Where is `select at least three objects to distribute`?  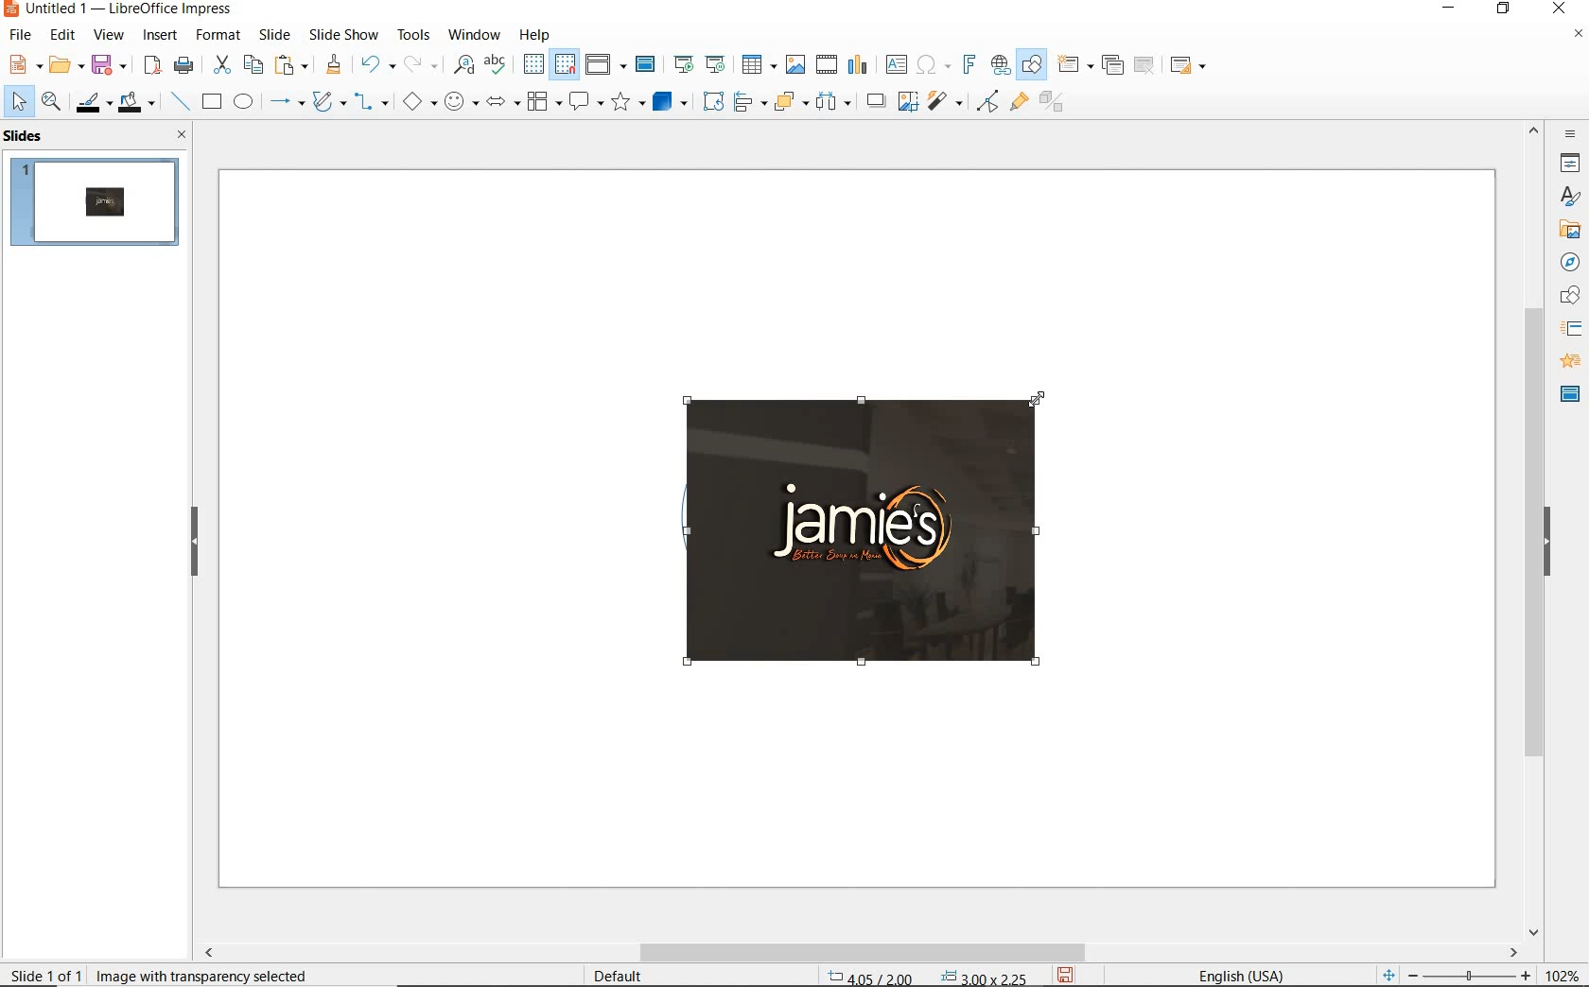
select at least three objects to distribute is located at coordinates (833, 102).